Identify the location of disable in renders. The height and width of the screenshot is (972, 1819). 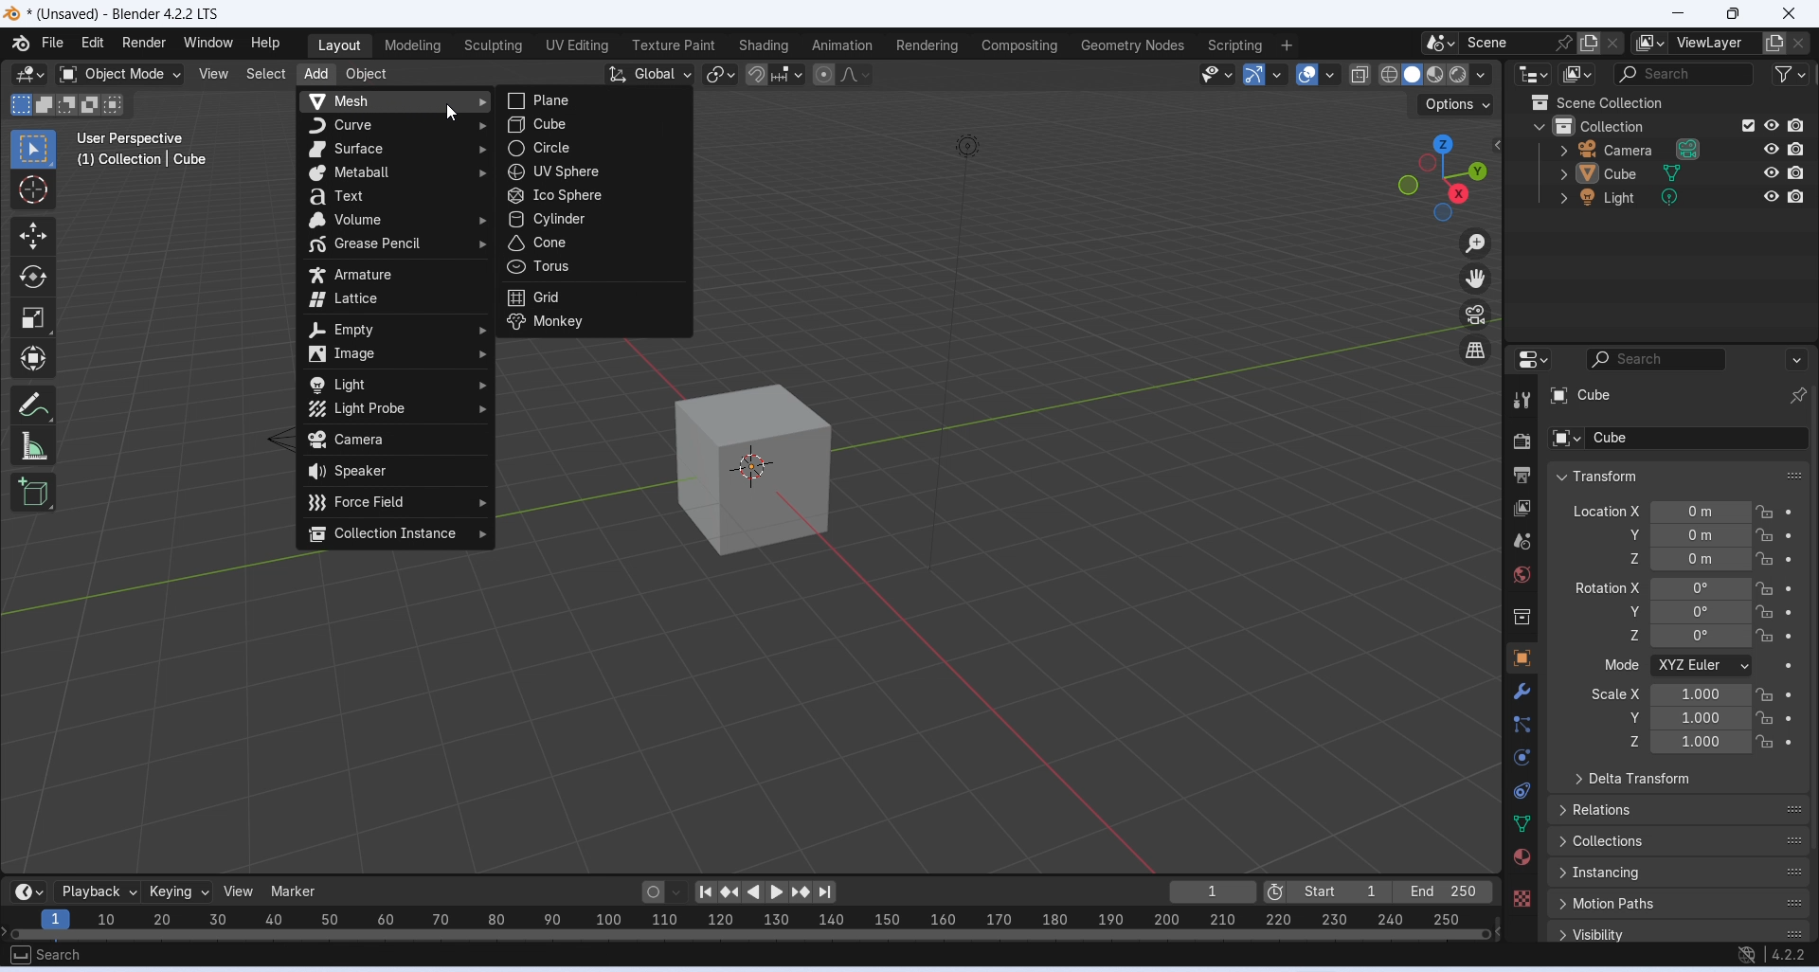
(1796, 126).